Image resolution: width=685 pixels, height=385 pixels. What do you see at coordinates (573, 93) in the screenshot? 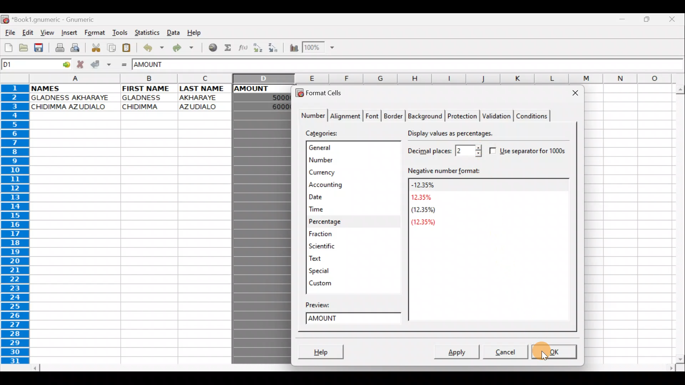
I see `Close` at bounding box center [573, 93].